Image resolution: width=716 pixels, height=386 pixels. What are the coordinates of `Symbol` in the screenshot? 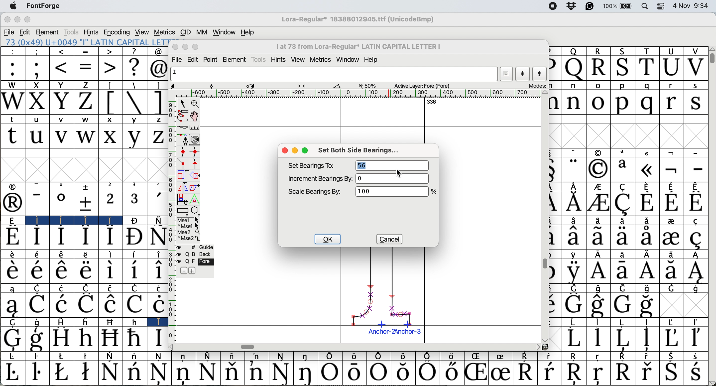 It's located at (696, 202).